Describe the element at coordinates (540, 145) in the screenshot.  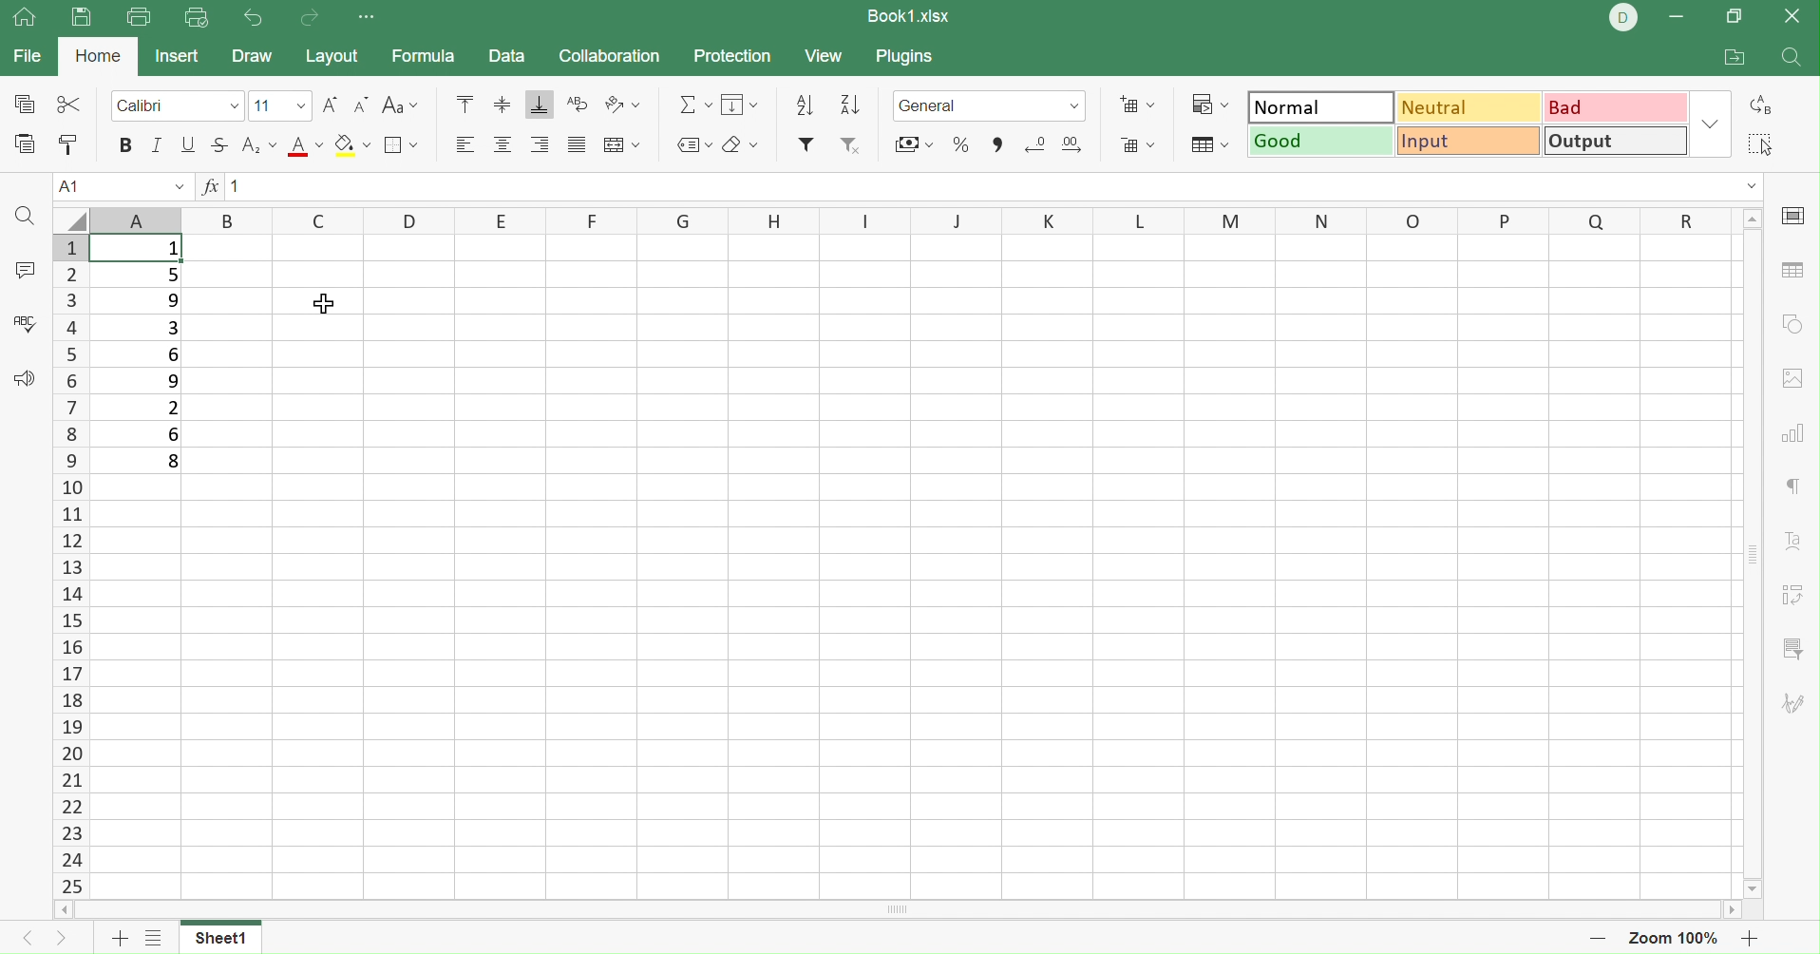
I see `Align right` at that location.